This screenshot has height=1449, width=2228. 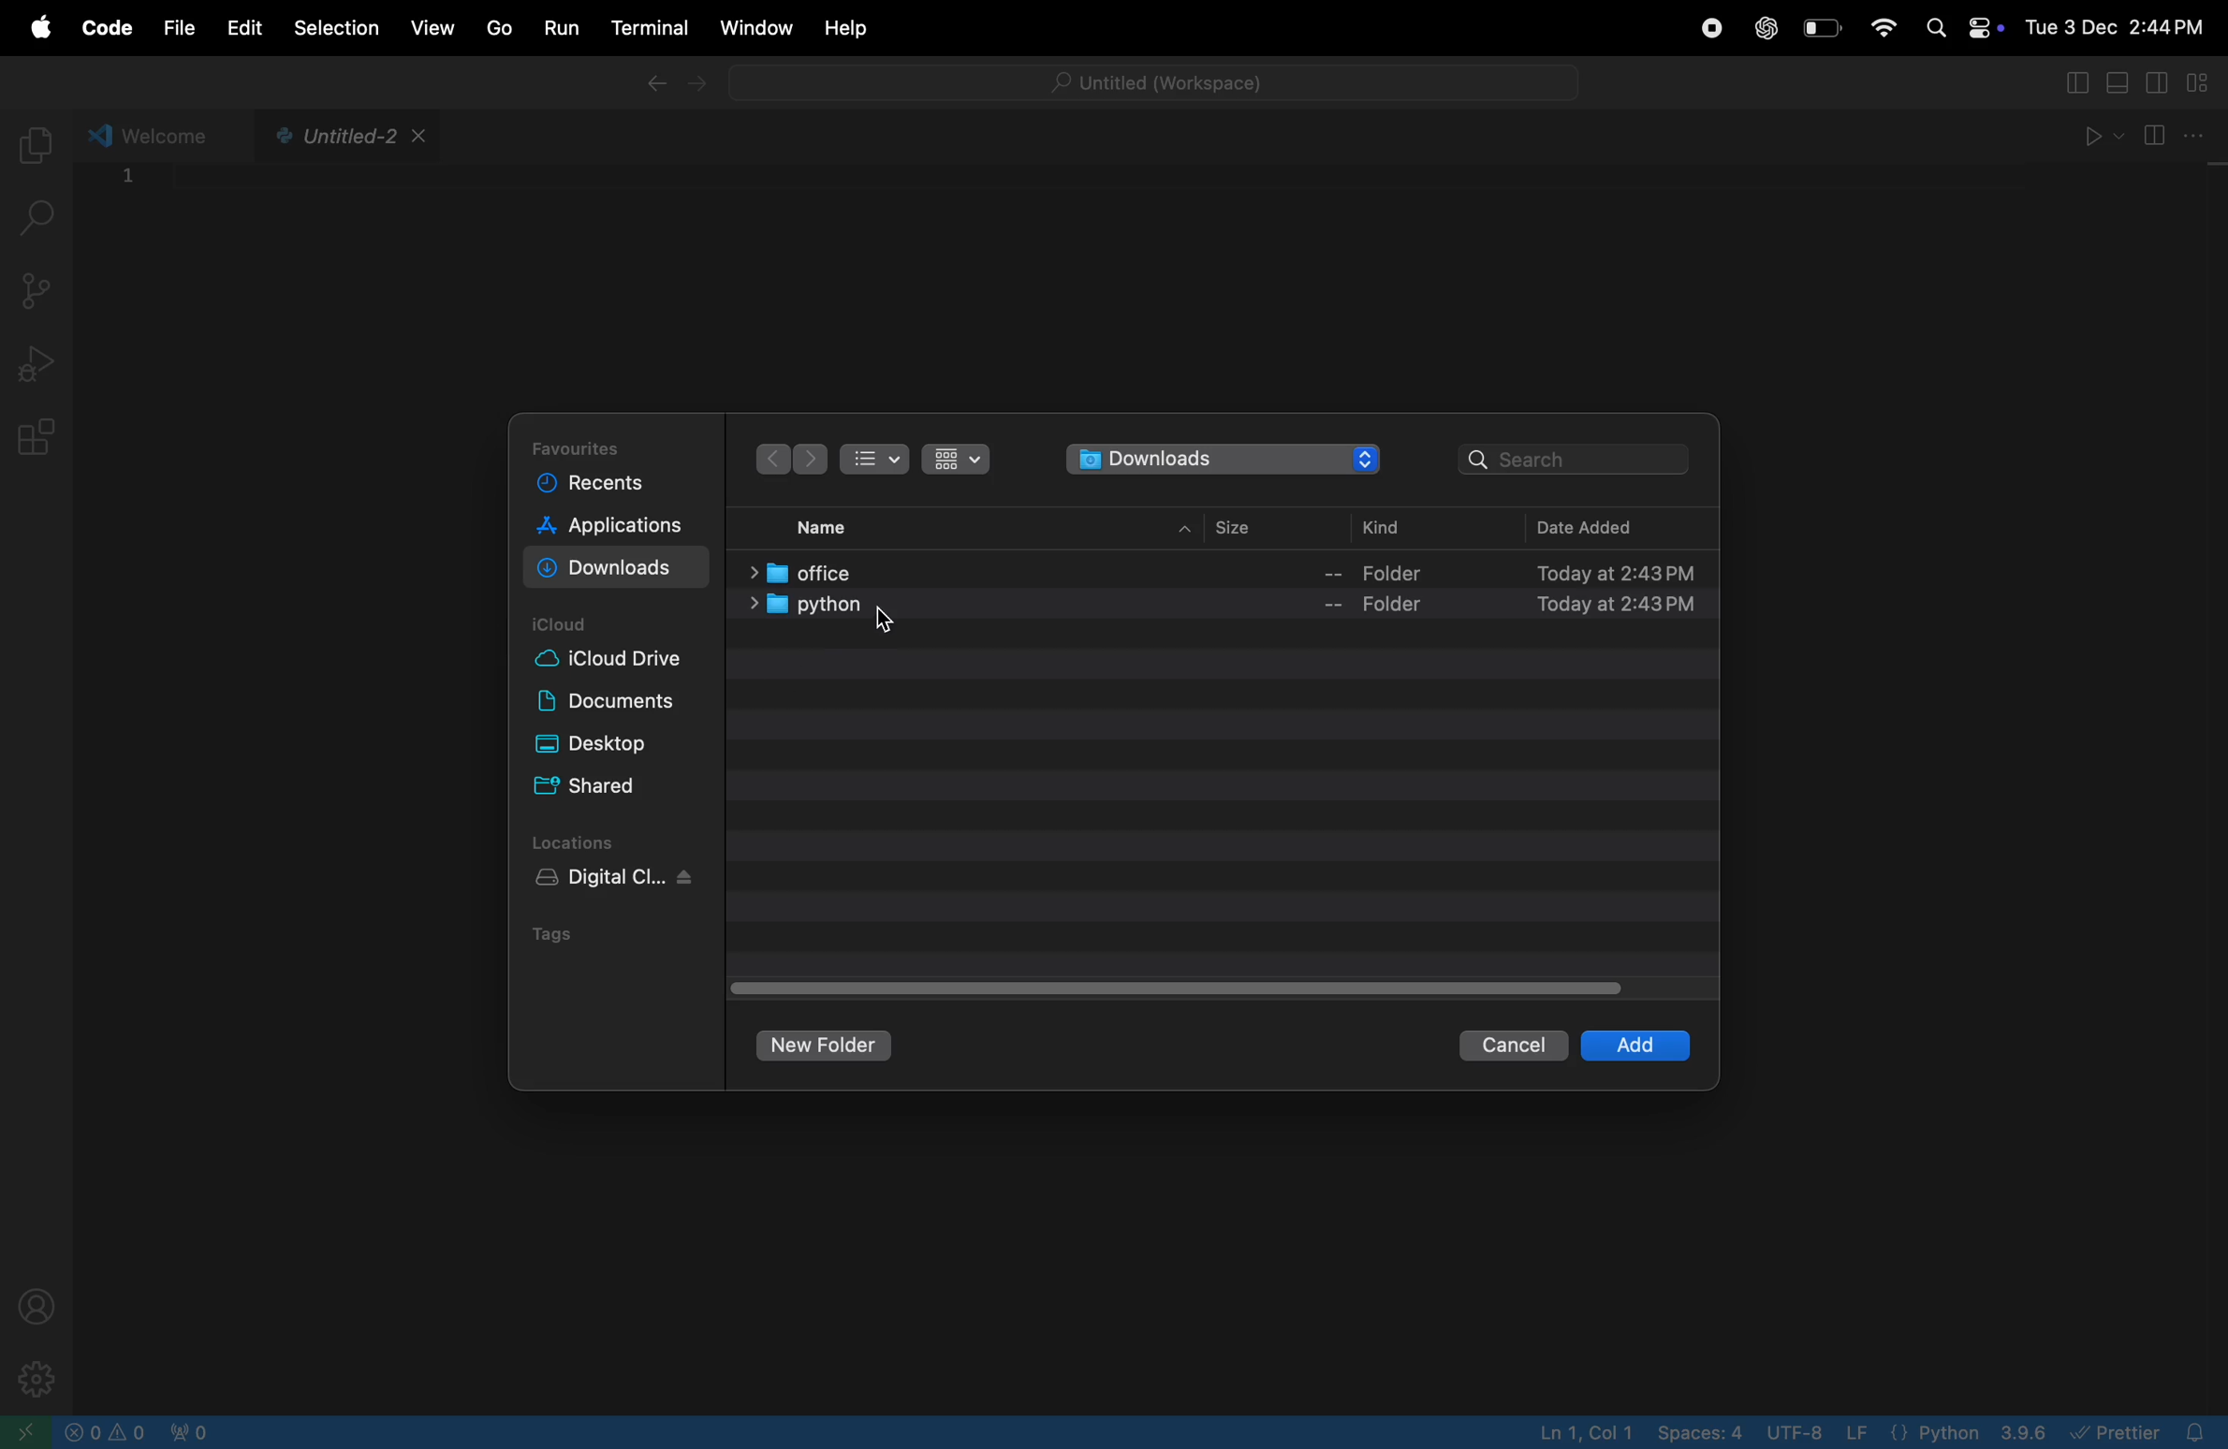 What do you see at coordinates (1821, 1433) in the screenshot?
I see `utf 8` at bounding box center [1821, 1433].